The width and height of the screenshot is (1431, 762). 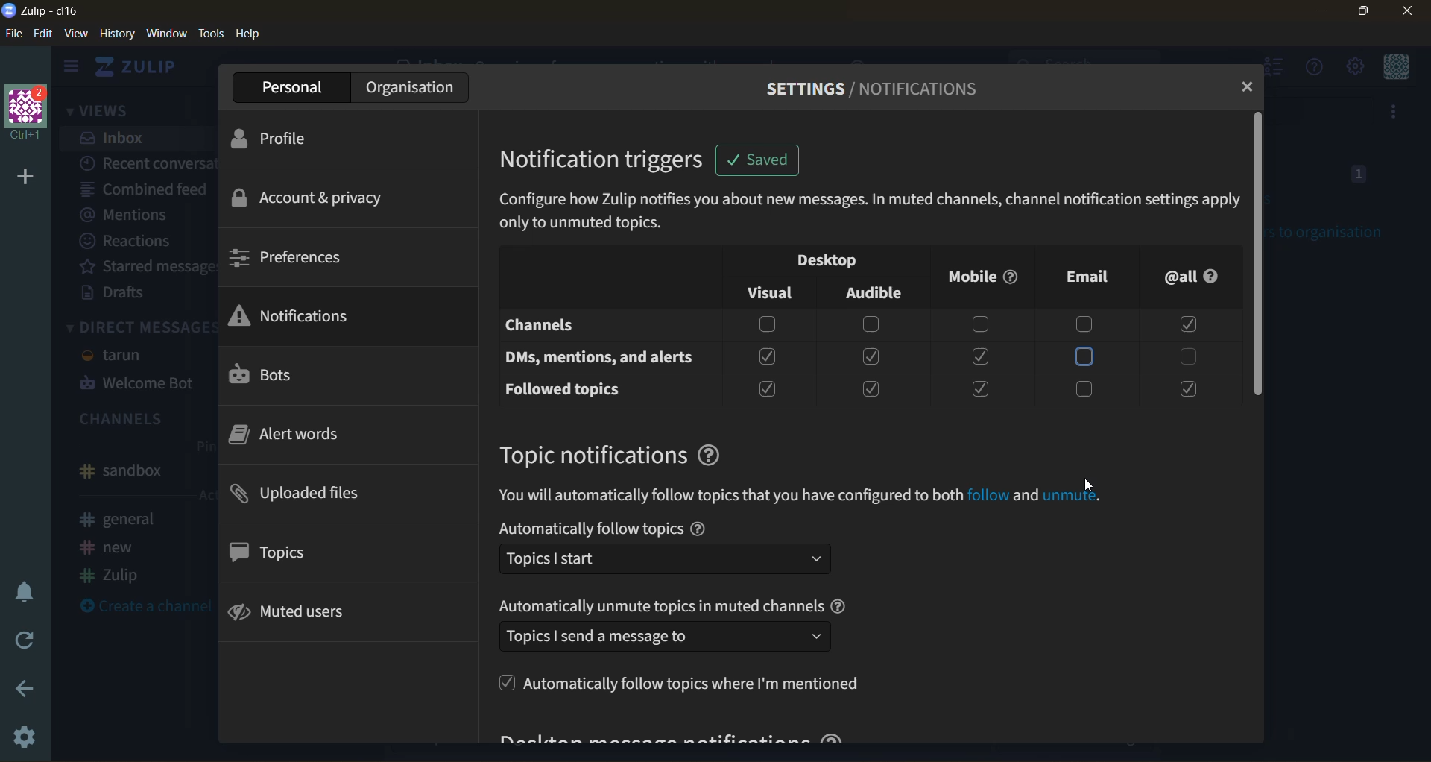 What do you see at coordinates (307, 257) in the screenshot?
I see `preferences` at bounding box center [307, 257].